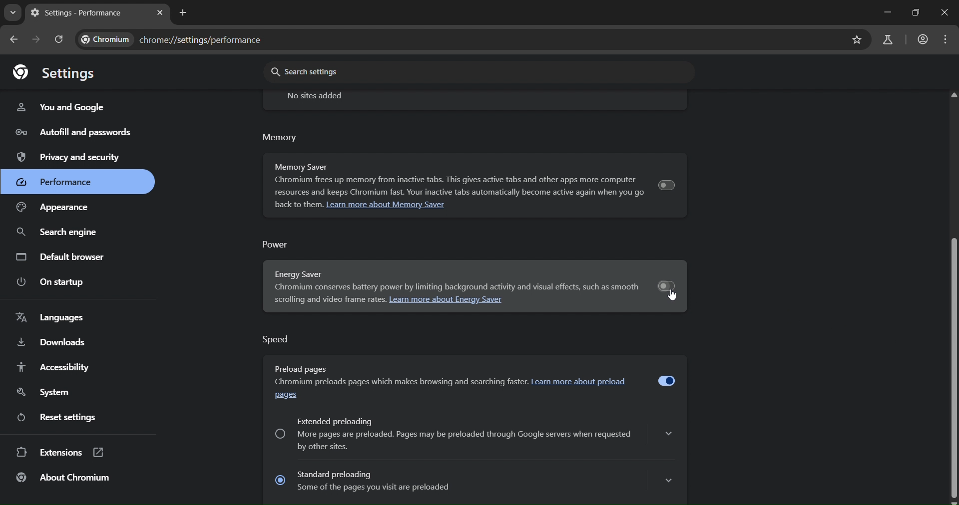  I want to click on autofill and passwords, so click(75, 133).